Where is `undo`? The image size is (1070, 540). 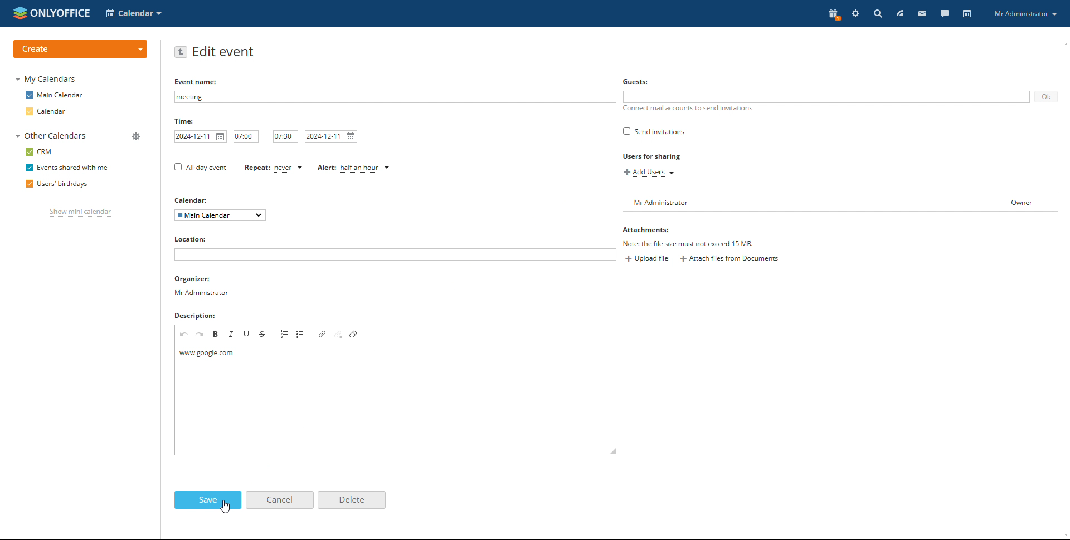 undo is located at coordinates (184, 335).